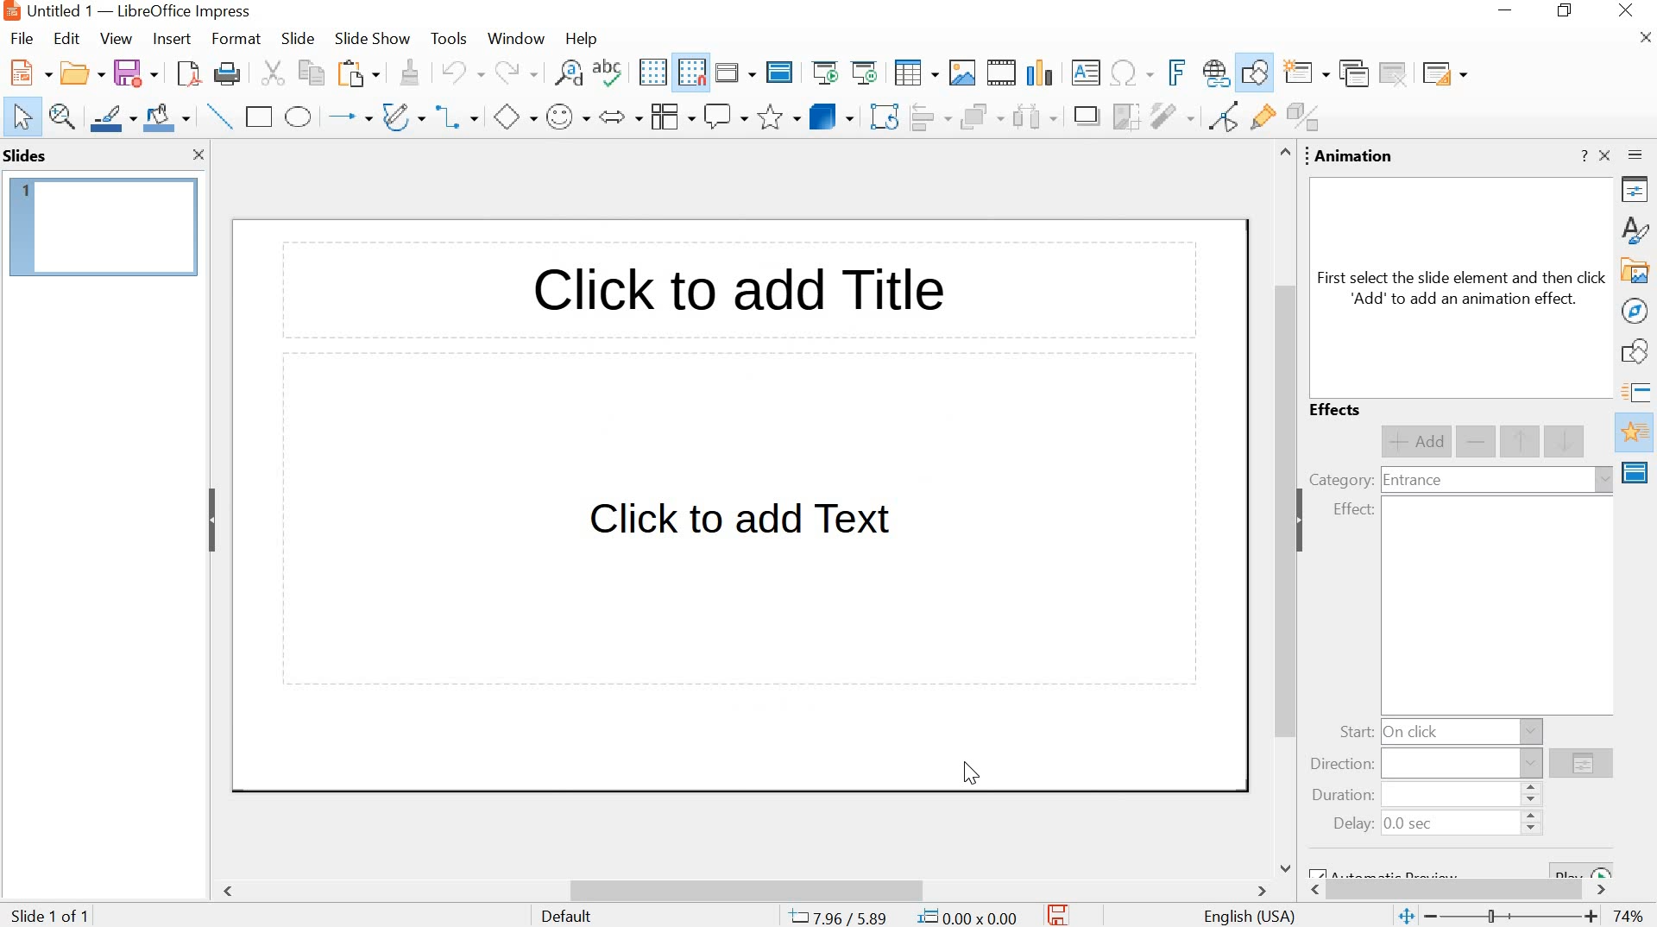 The height and width of the screenshot is (927, 1657). What do you see at coordinates (619, 118) in the screenshot?
I see `block arrows` at bounding box center [619, 118].